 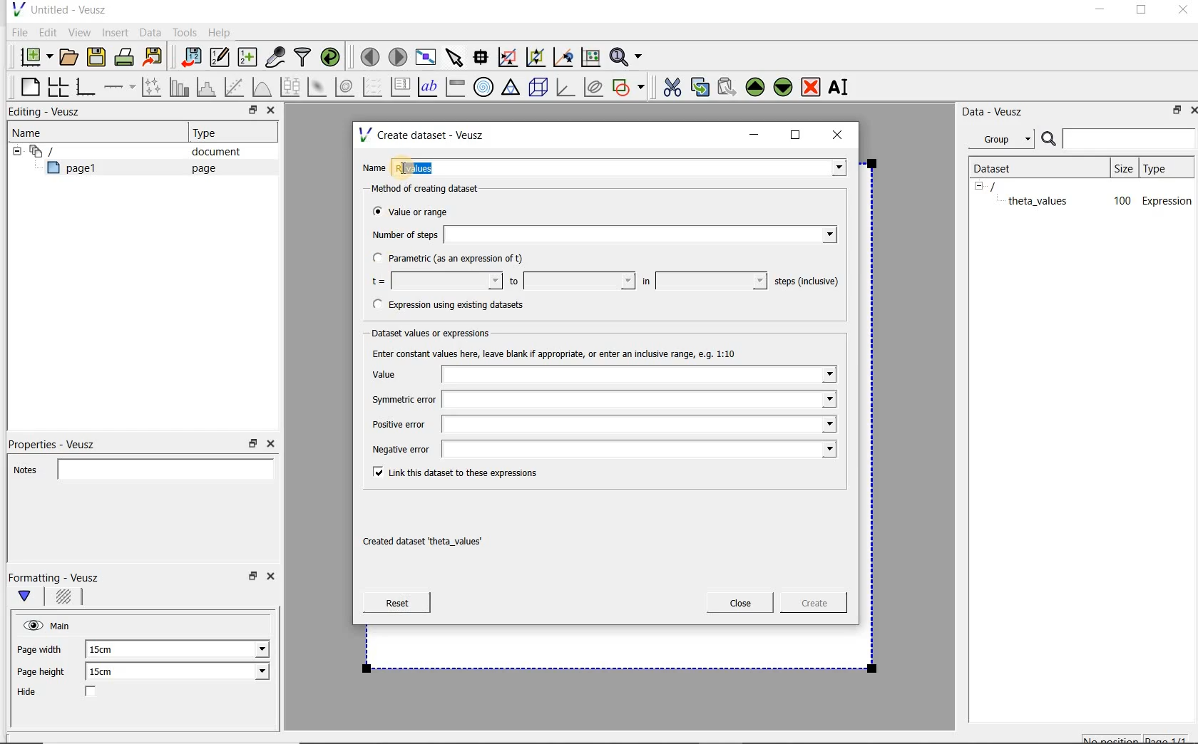 I want to click on select items from the graph or scroll, so click(x=454, y=56).